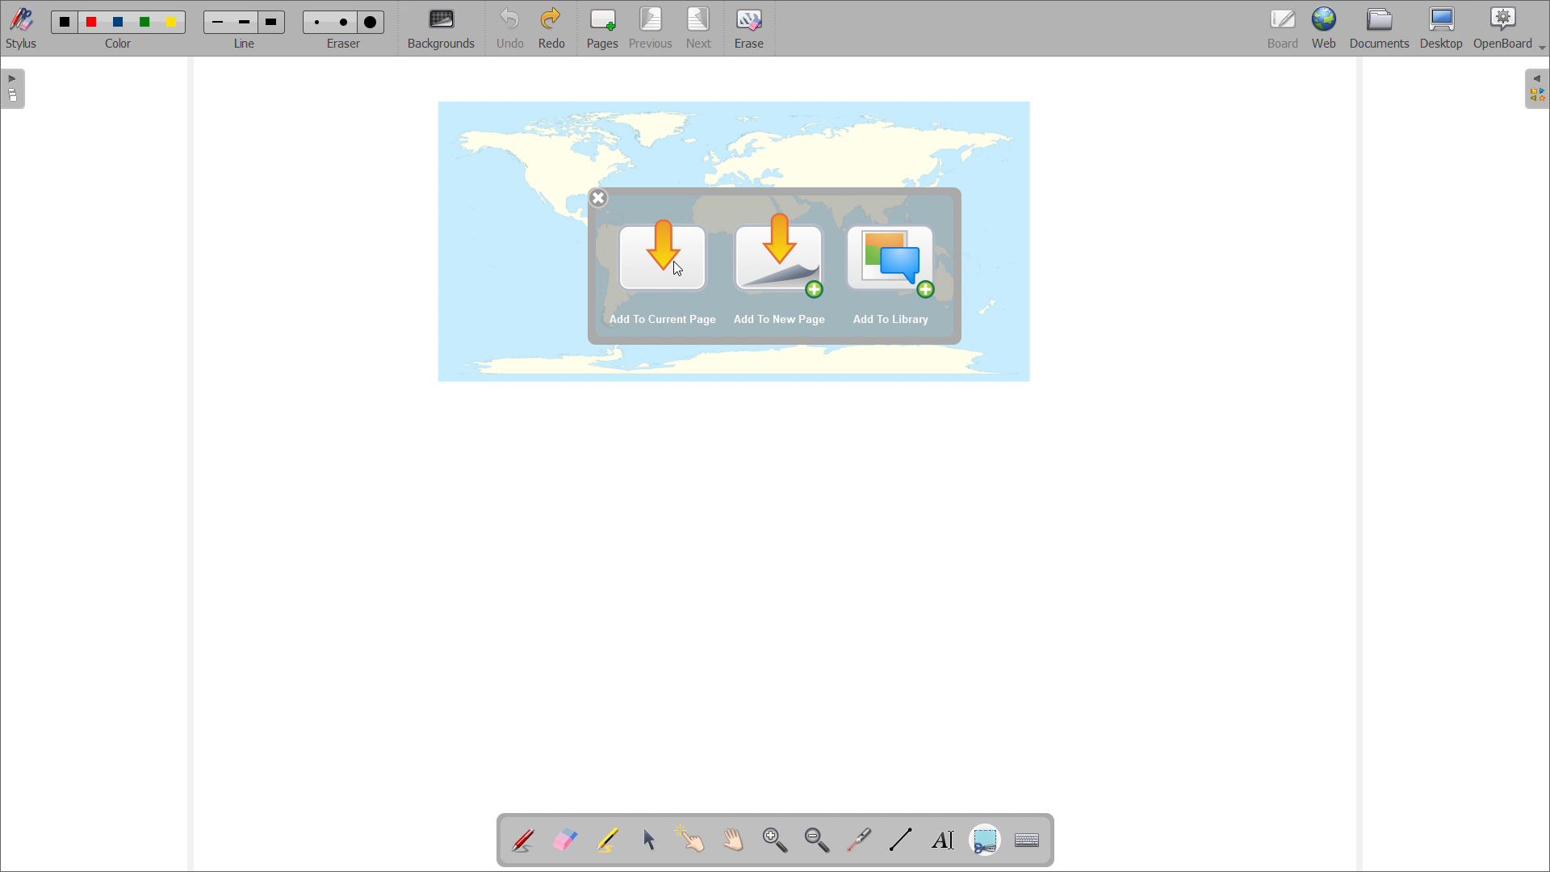 This screenshot has width=1550, height=872. What do you see at coordinates (650, 841) in the screenshot?
I see `select and modify objects` at bounding box center [650, 841].